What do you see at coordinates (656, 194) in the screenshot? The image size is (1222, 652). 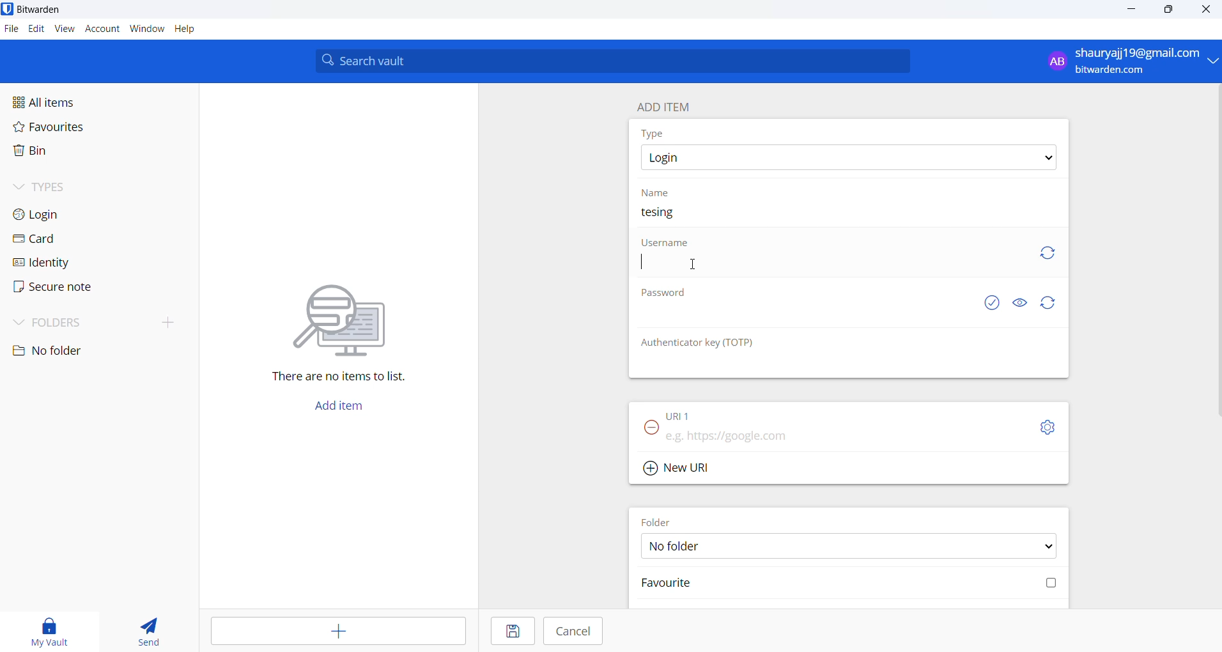 I see `name` at bounding box center [656, 194].